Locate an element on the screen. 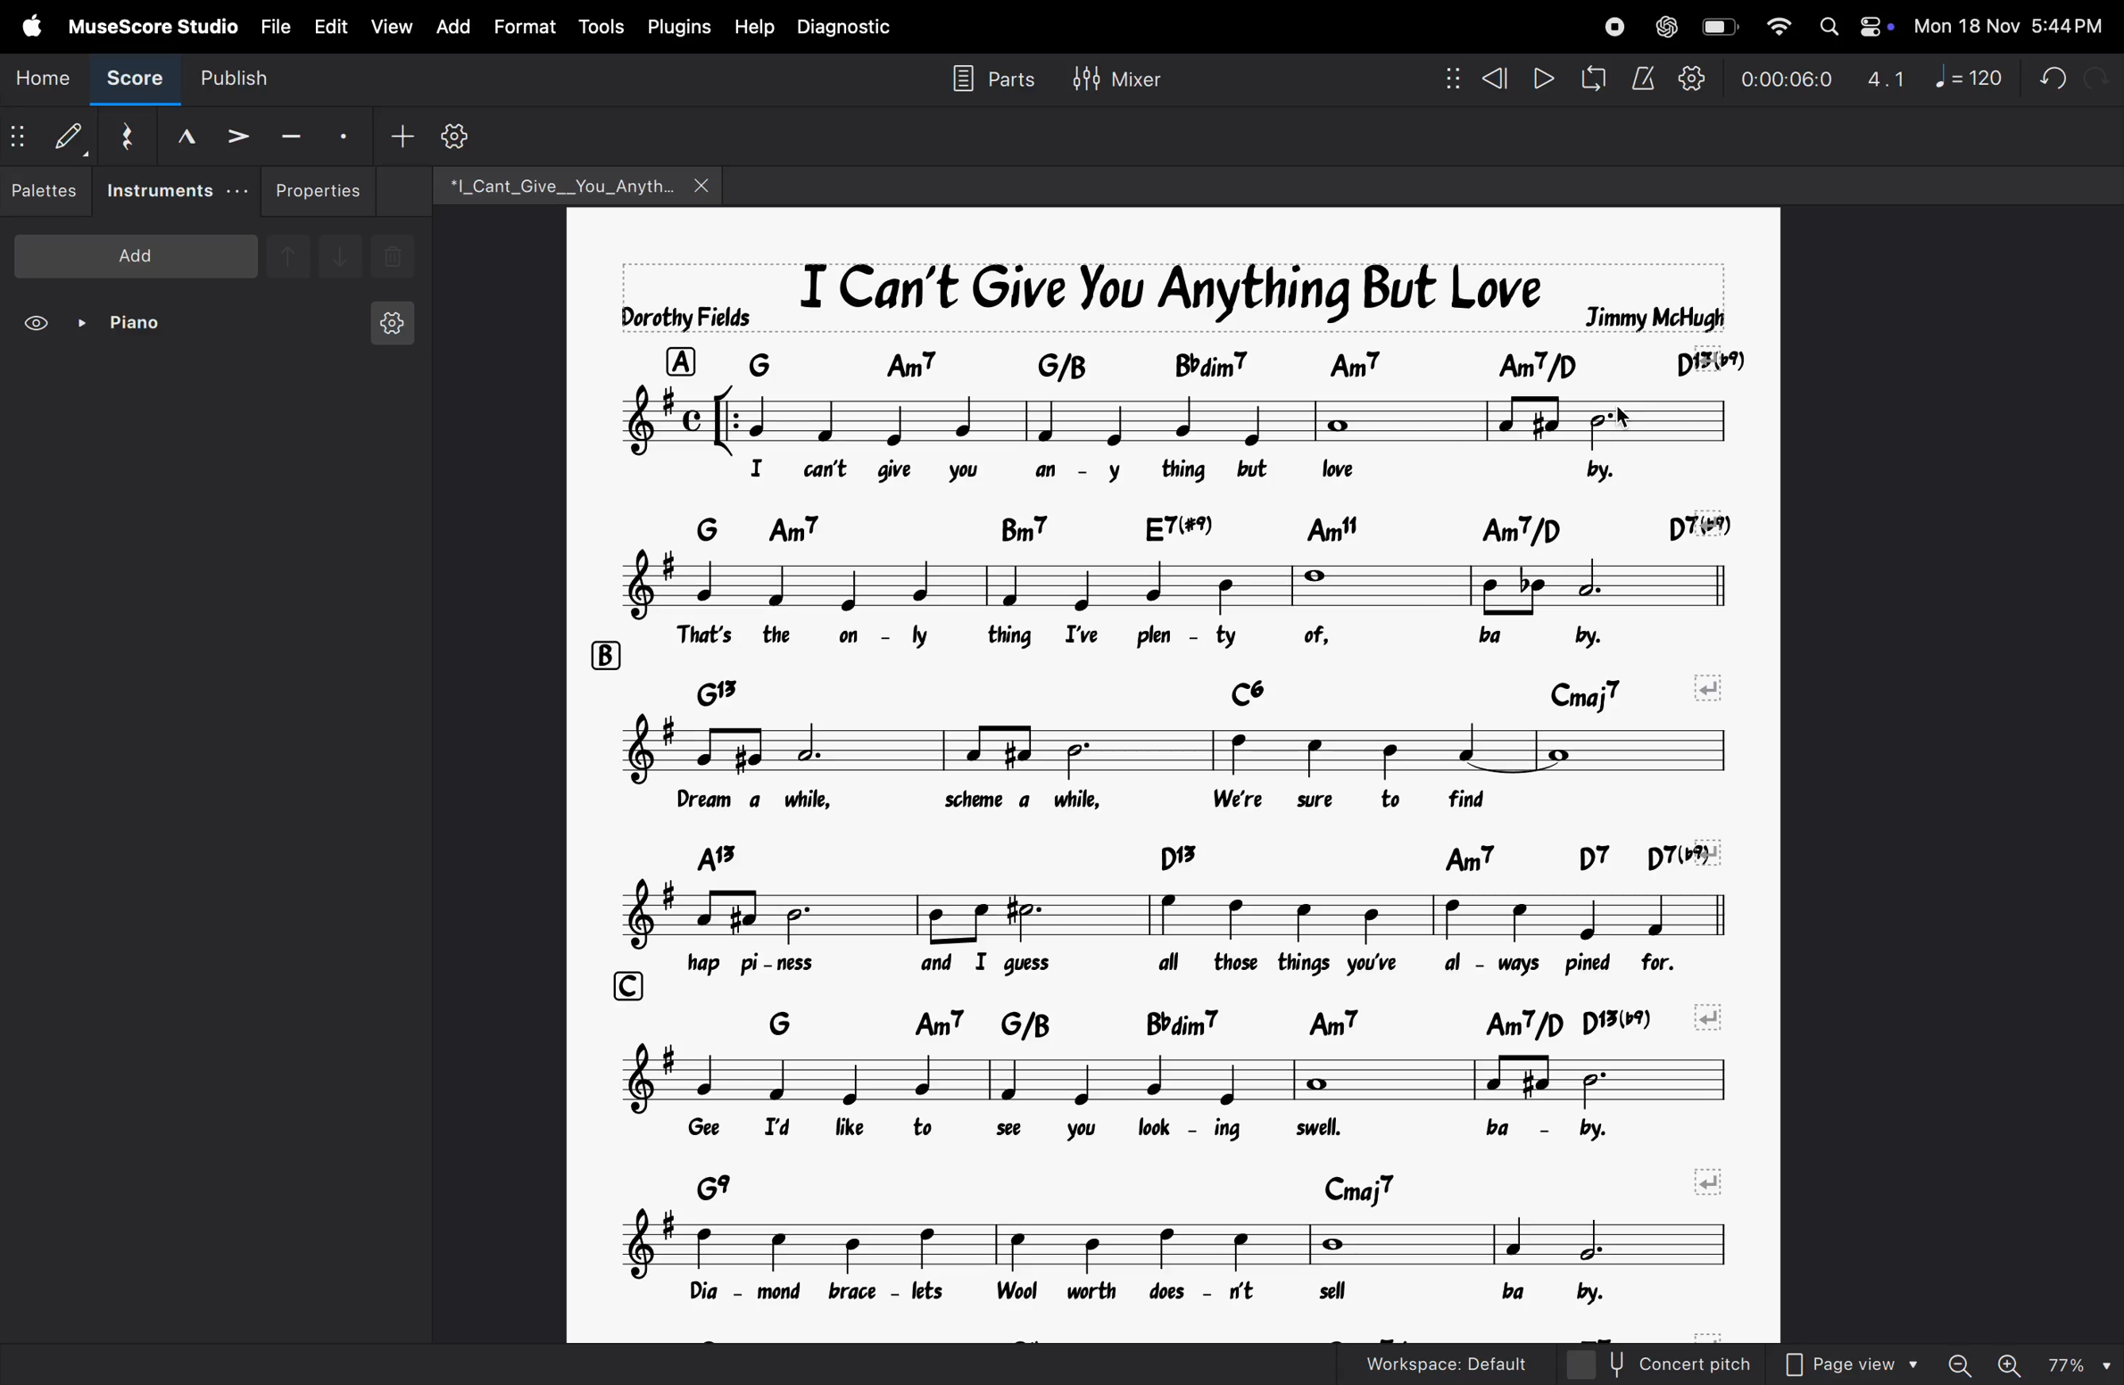 The height and width of the screenshot is (1385, 2124). loopback is located at coordinates (1592, 78).